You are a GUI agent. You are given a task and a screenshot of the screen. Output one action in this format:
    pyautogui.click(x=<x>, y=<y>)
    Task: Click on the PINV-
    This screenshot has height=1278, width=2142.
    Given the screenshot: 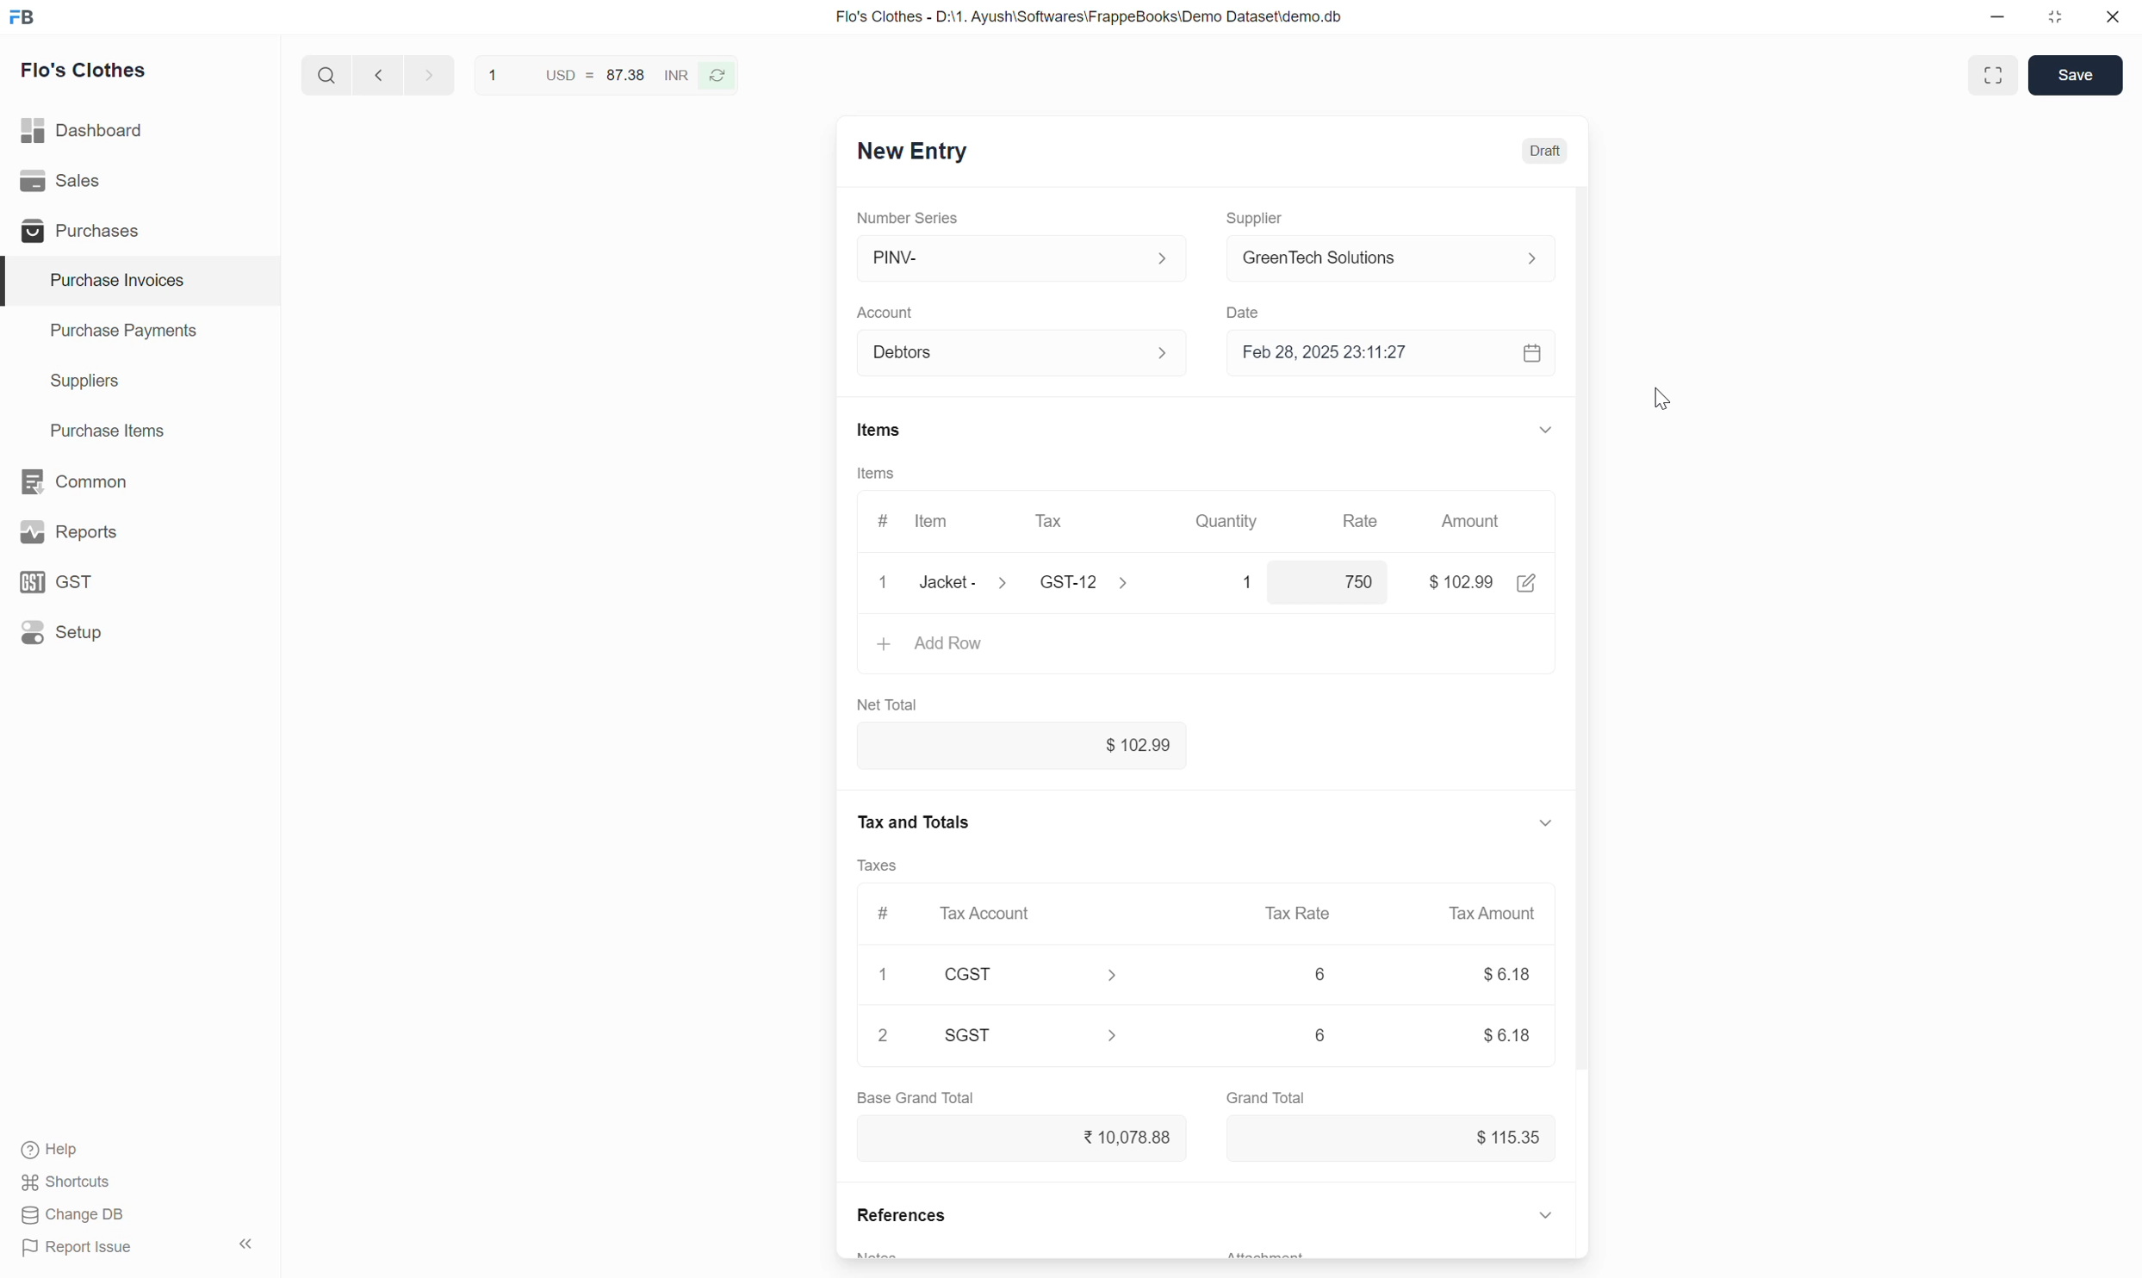 What is the action you would take?
    pyautogui.click(x=1026, y=257)
    